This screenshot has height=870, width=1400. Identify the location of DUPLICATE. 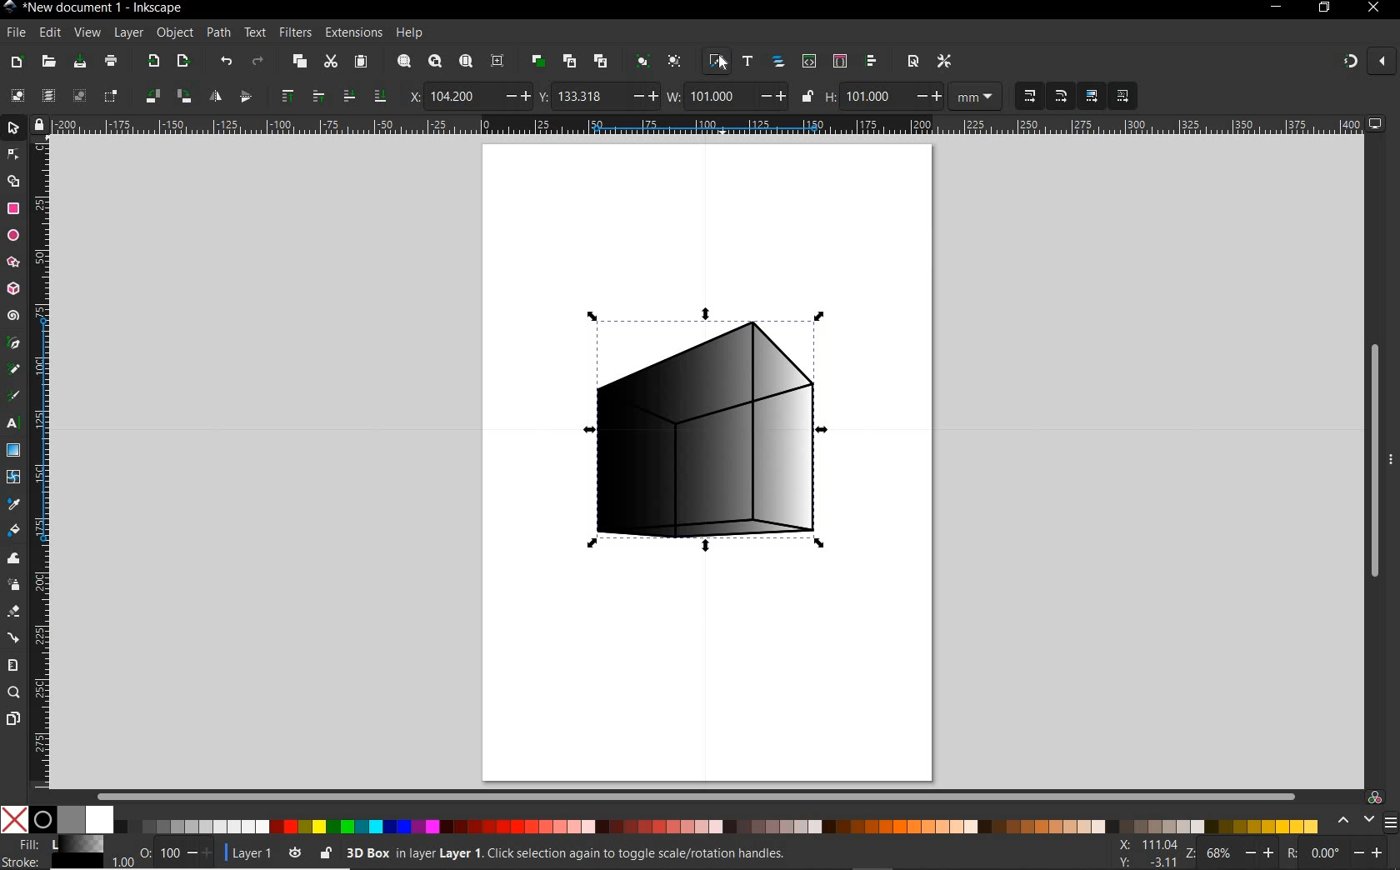
(538, 62).